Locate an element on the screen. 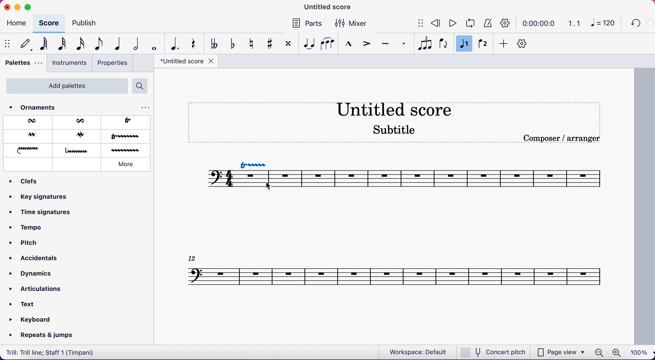 Image resolution: width=655 pixels, height=360 pixels. mordent is located at coordinates (30, 122).